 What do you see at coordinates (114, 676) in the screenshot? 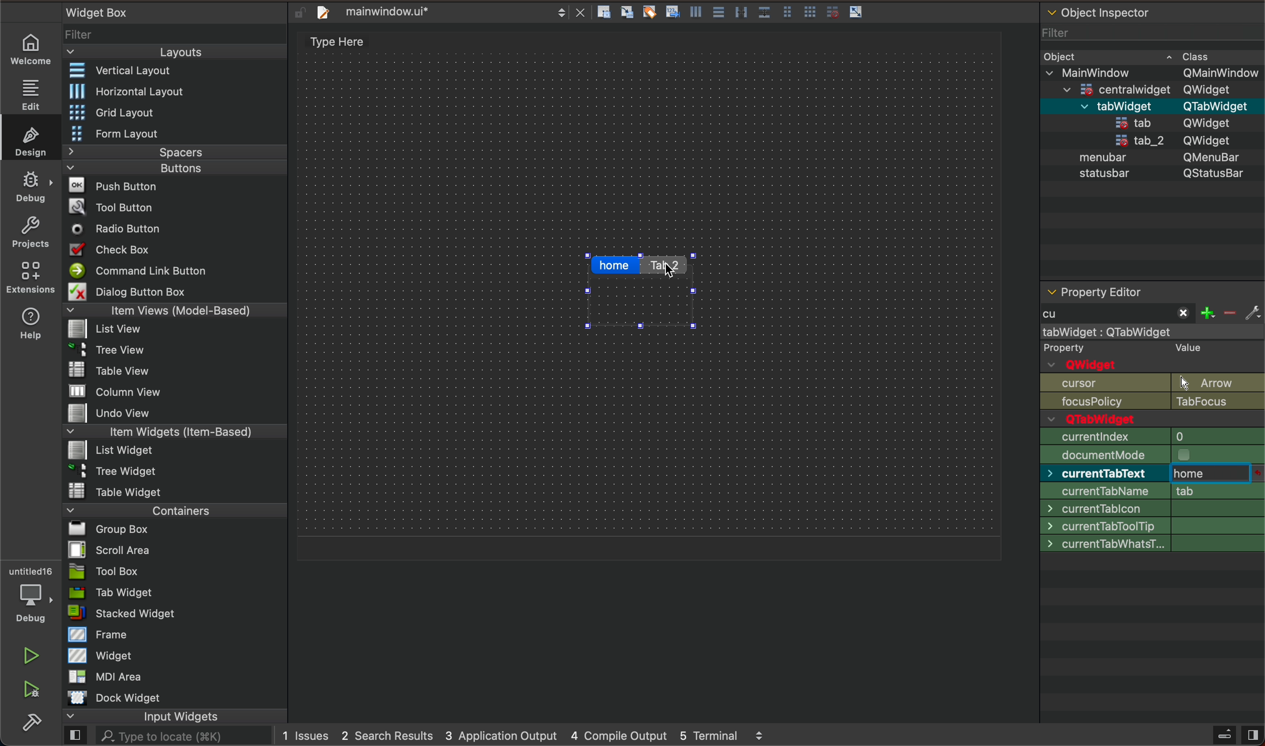
I see ` MDI Area` at bounding box center [114, 676].